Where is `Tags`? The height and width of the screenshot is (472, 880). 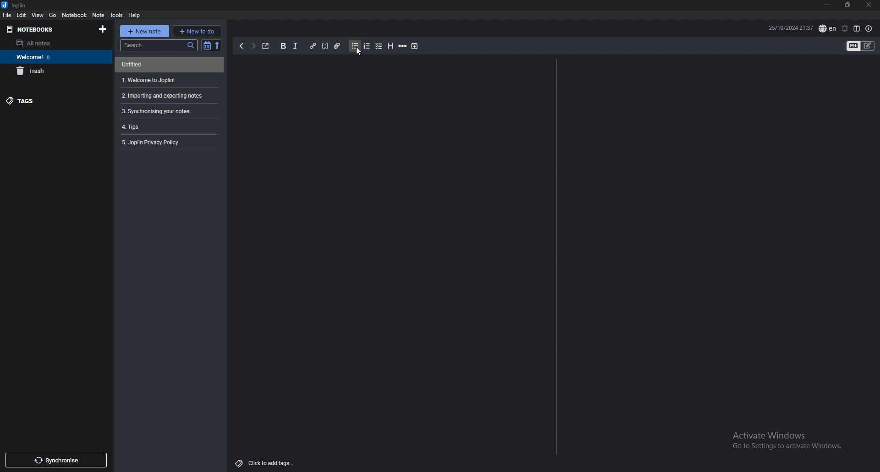 Tags is located at coordinates (20, 100).